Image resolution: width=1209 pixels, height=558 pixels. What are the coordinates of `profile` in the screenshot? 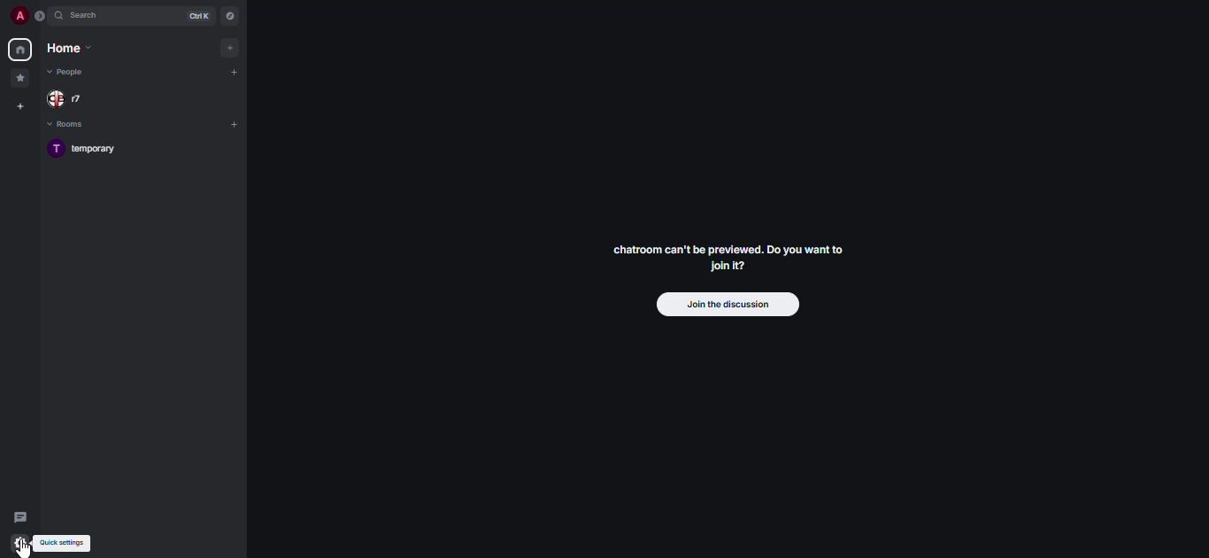 It's located at (19, 15).